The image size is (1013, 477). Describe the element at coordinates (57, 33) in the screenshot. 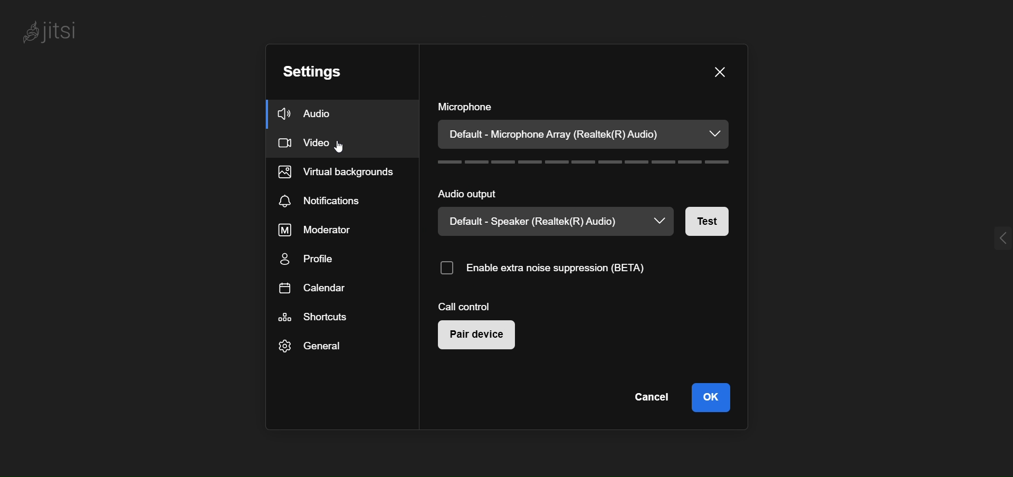

I see `logo` at that location.